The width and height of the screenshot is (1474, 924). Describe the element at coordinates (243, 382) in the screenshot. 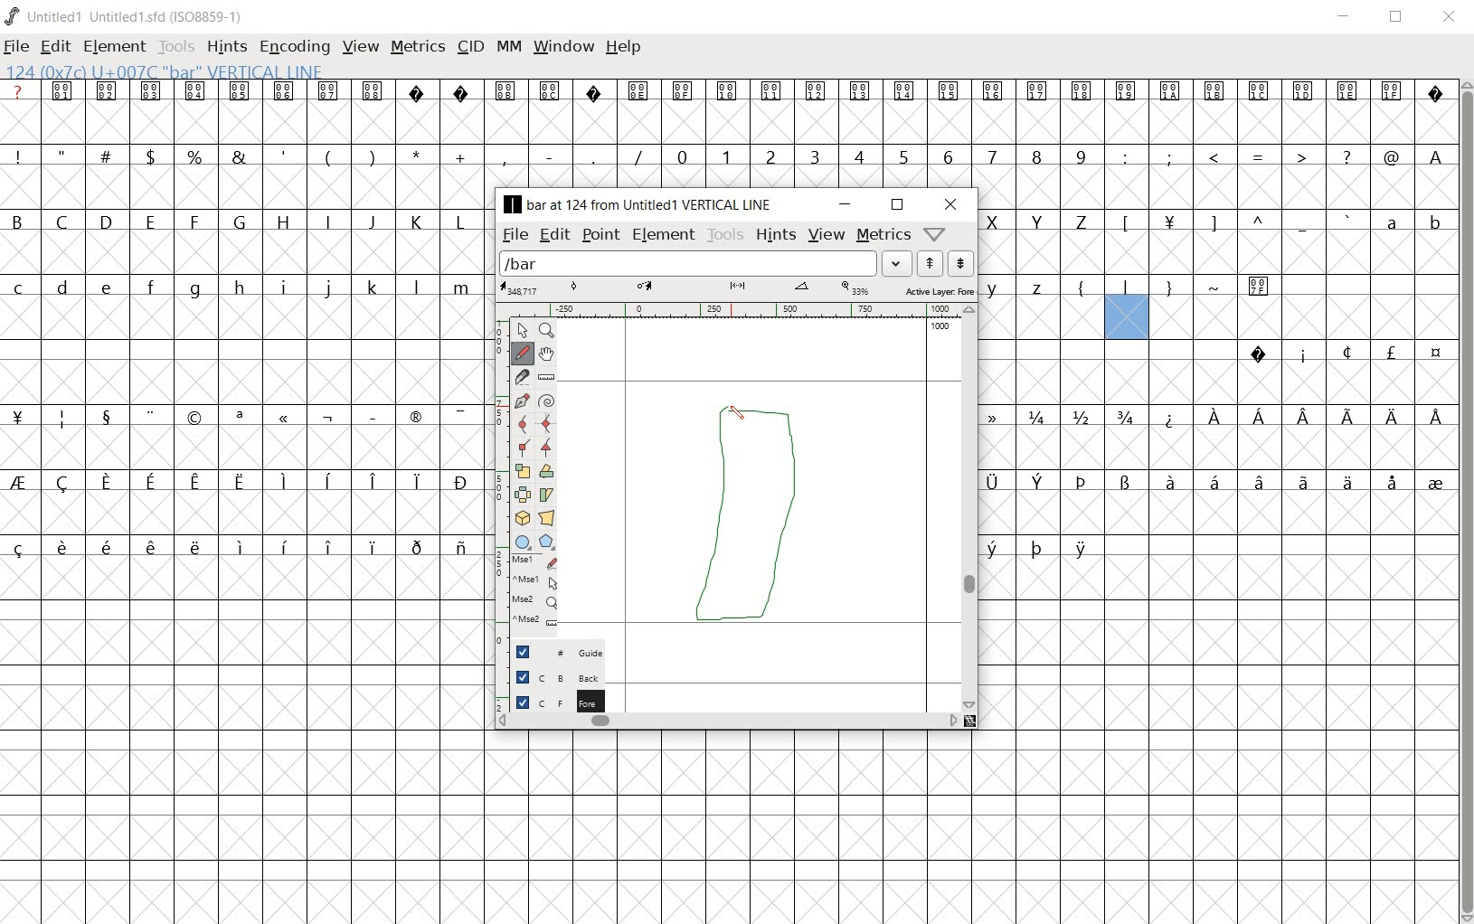

I see `empty cells` at that location.